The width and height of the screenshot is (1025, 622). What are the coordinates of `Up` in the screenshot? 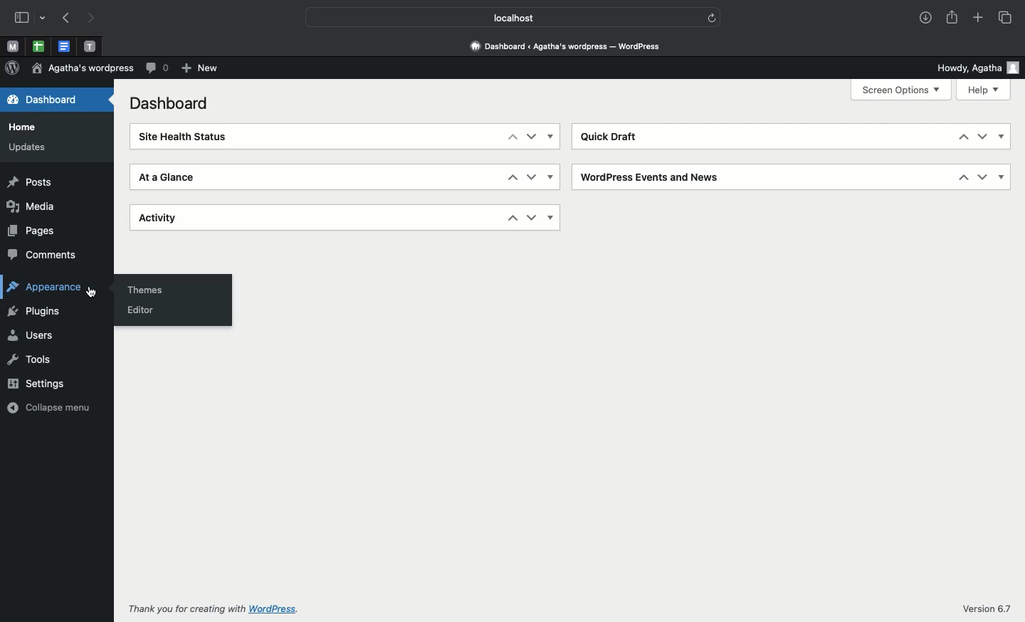 It's located at (512, 178).